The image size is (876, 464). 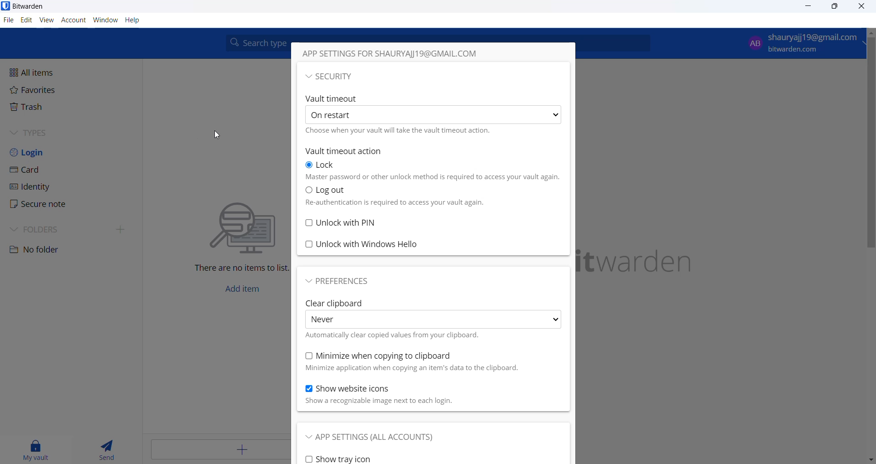 I want to click on CURSOR, so click(x=9, y=21).